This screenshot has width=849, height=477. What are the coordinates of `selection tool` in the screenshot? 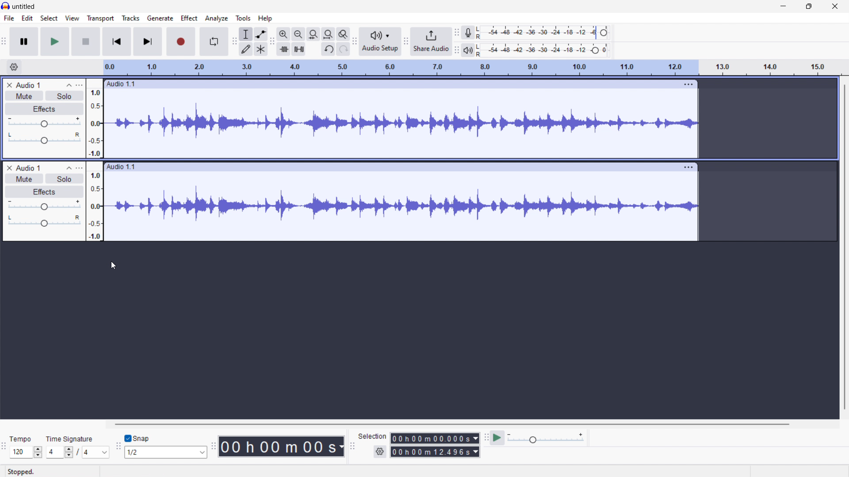 It's located at (246, 34).